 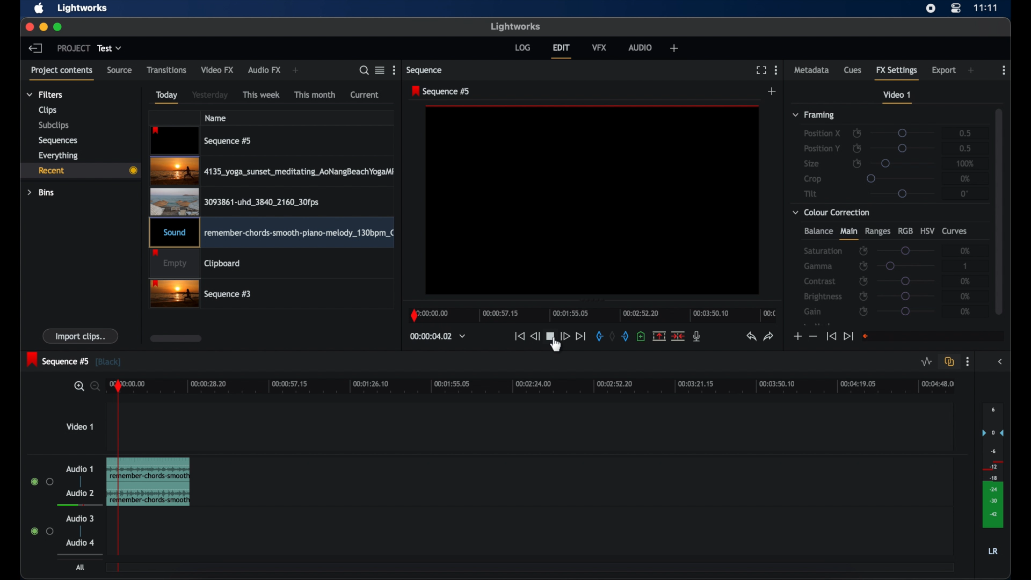 What do you see at coordinates (640, 48) in the screenshot?
I see `audio` at bounding box center [640, 48].